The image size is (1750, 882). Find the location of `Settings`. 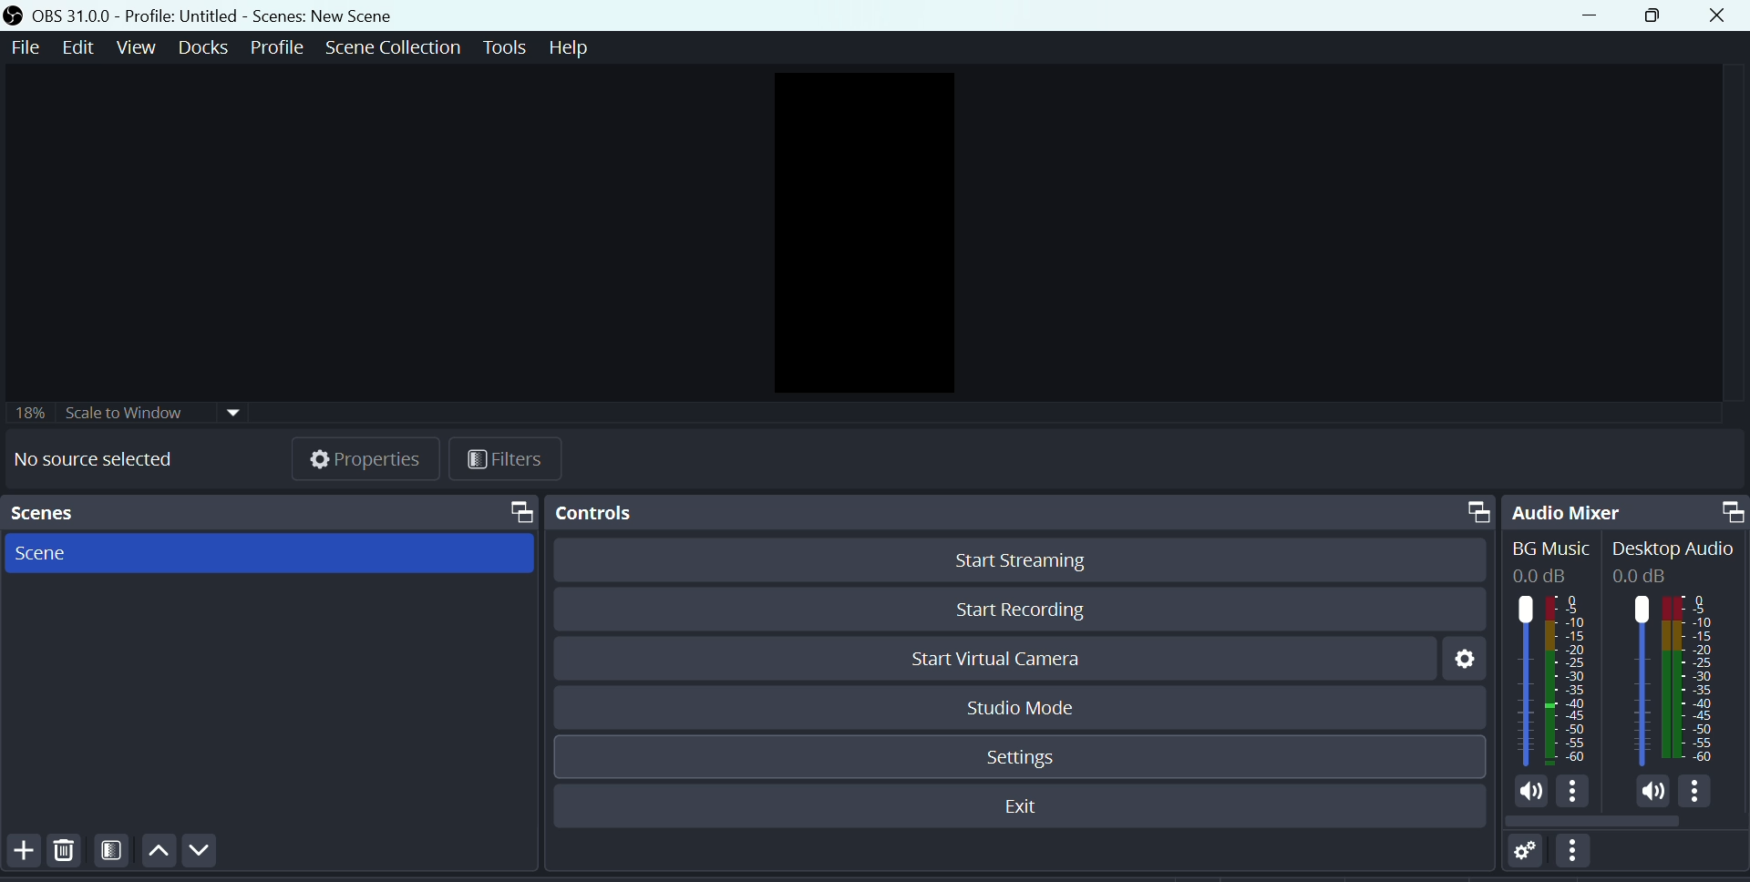

Settings is located at coordinates (1020, 758).